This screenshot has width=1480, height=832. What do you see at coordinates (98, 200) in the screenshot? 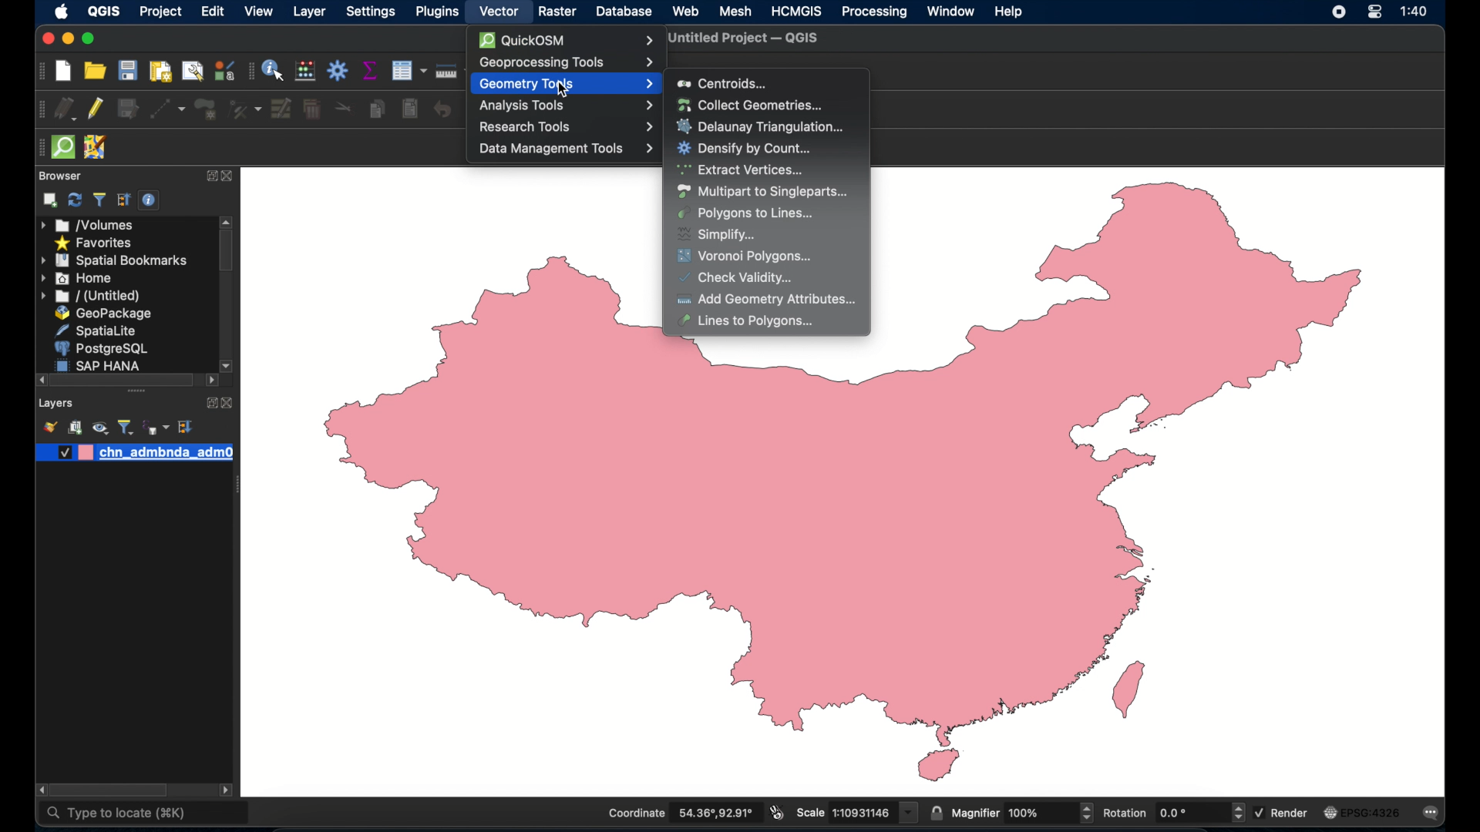
I see `filter bowser` at bounding box center [98, 200].